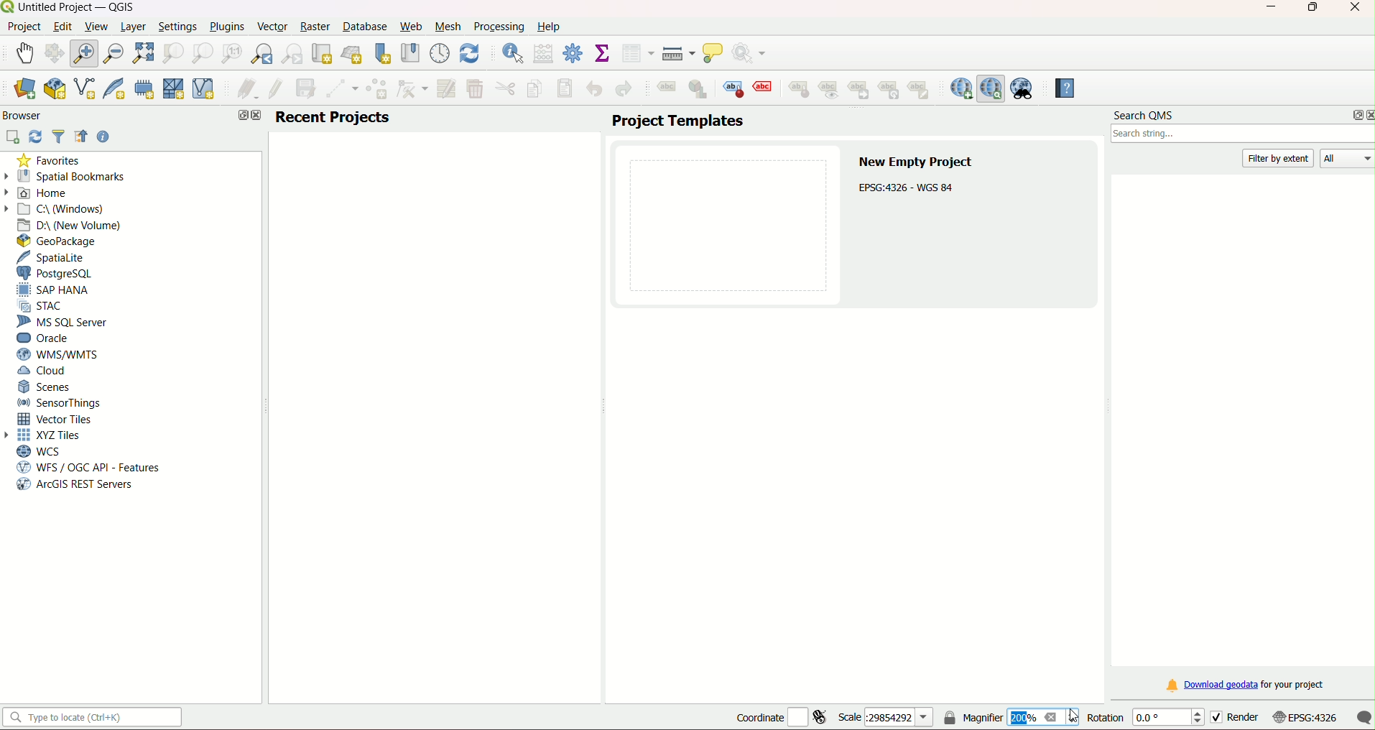 This screenshot has width=1375, height=730. Describe the element at coordinates (11, 435) in the screenshot. I see `arrow` at that location.